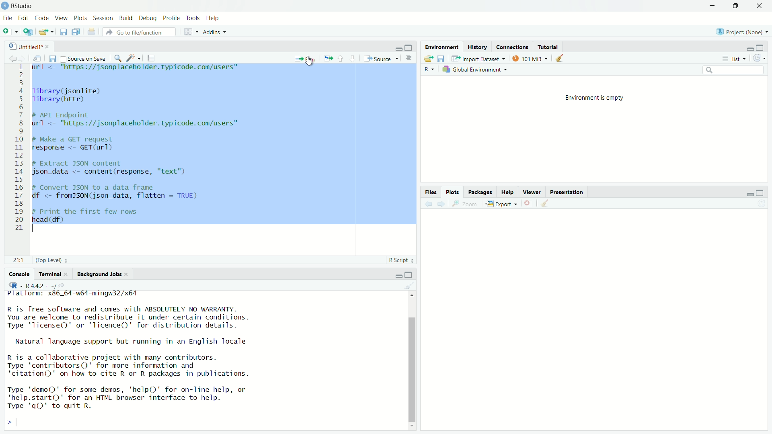 The image size is (772, 434). What do you see at coordinates (561, 58) in the screenshot?
I see `Clear objects` at bounding box center [561, 58].